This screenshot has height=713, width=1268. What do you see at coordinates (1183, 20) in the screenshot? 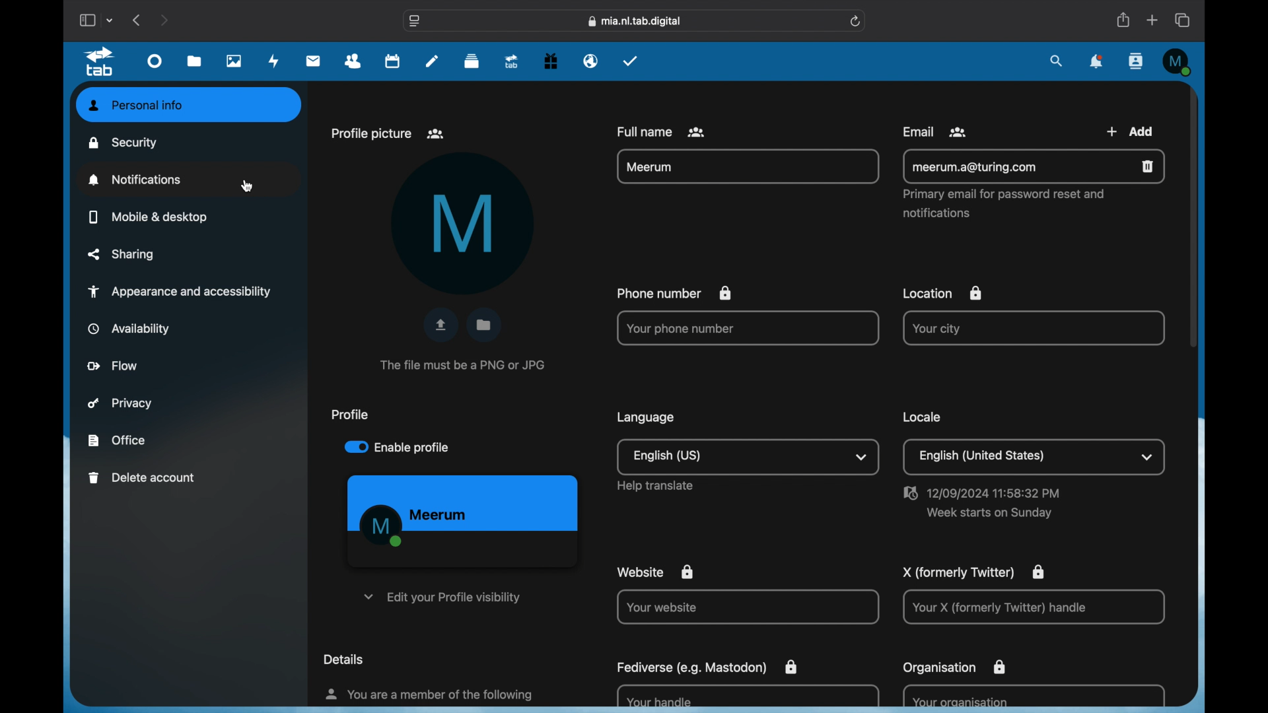
I see `show tab overview` at bounding box center [1183, 20].